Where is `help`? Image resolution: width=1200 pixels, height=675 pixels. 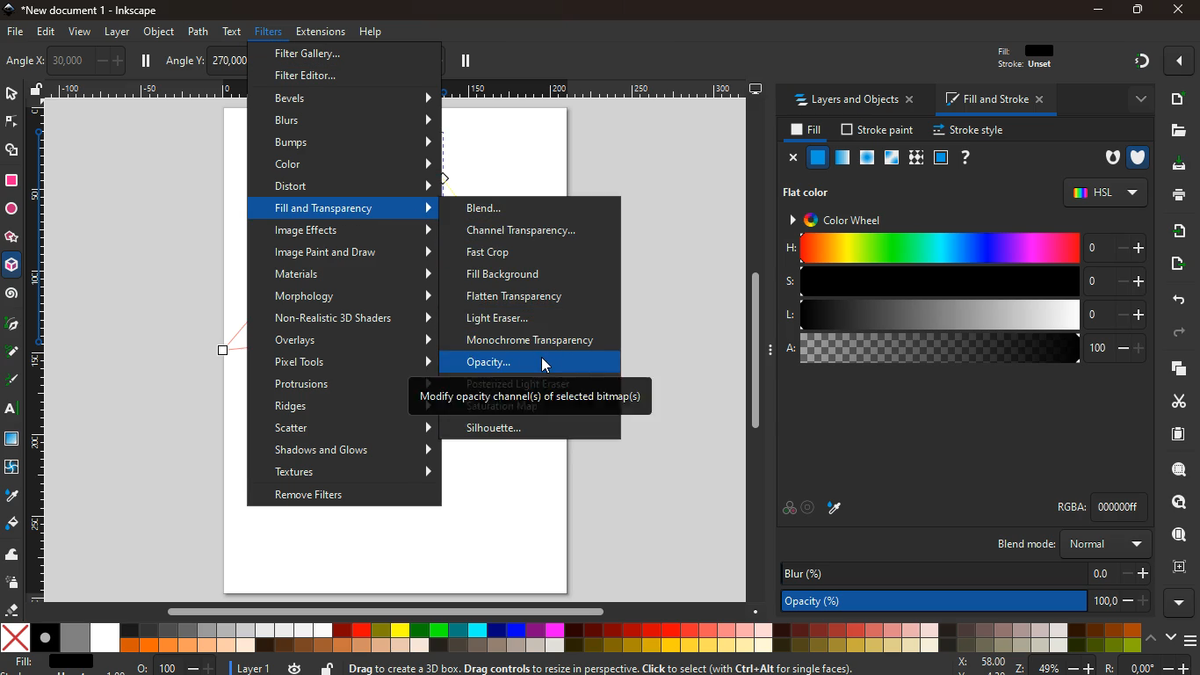 help is located at coordinates (372, 30).